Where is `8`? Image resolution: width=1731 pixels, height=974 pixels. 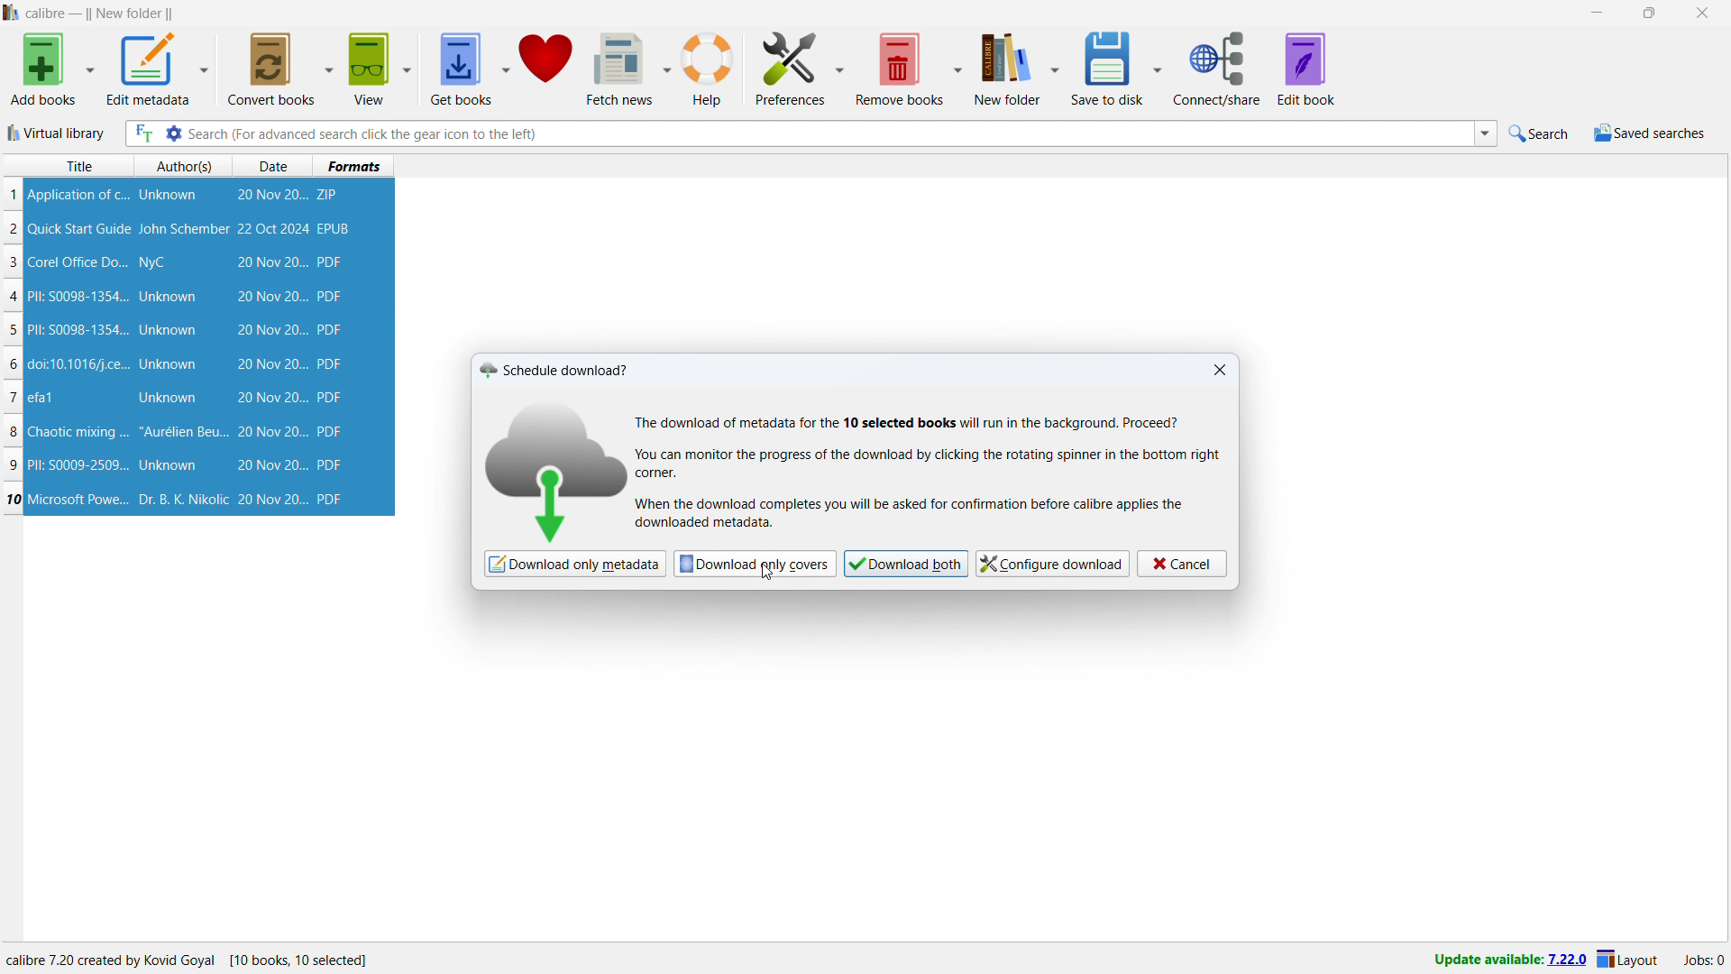 8 is located at coordinates (13, 432).